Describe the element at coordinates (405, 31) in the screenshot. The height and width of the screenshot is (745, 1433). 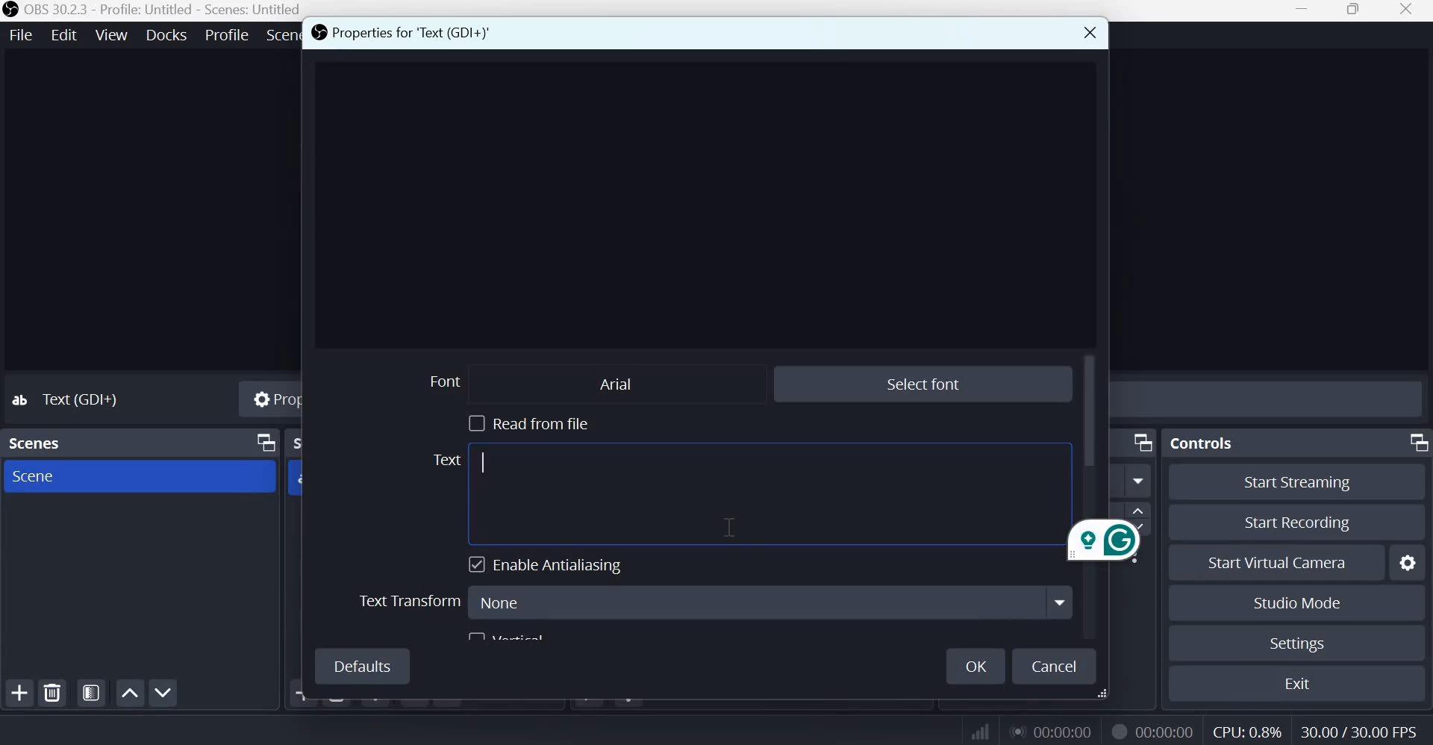
I see `Properties for 'Text (GDI+)'` at that location.